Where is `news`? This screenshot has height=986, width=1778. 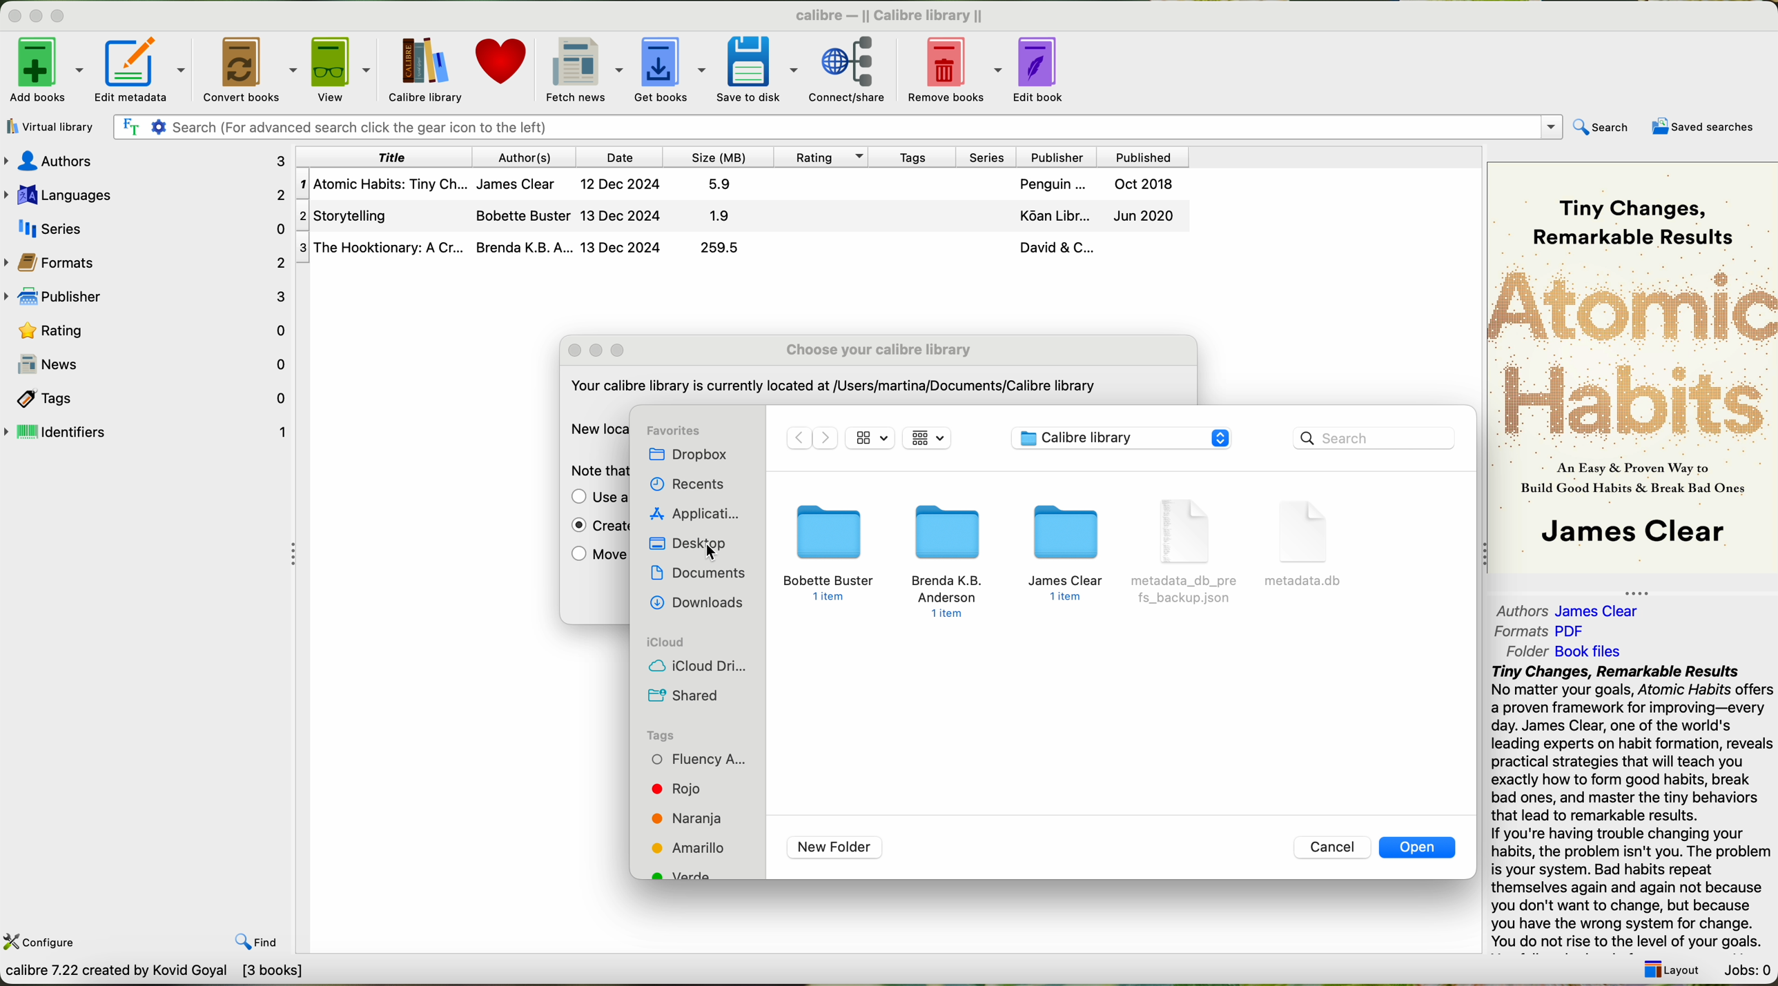
news is located at coordinates (147, 364).